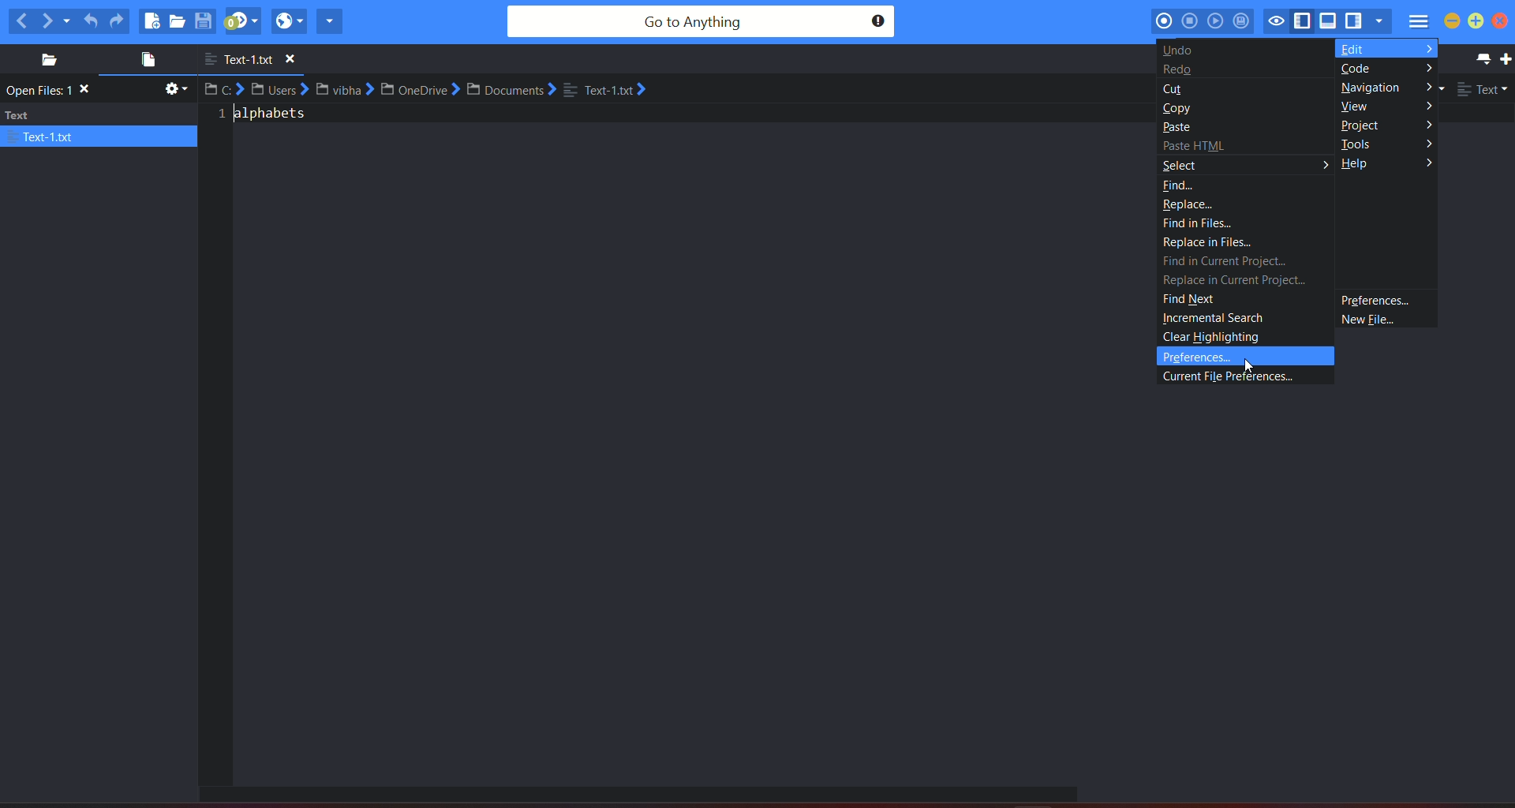 The width and height of the screenshot is (1515, 808). I want to click on places, so click(43, 60).